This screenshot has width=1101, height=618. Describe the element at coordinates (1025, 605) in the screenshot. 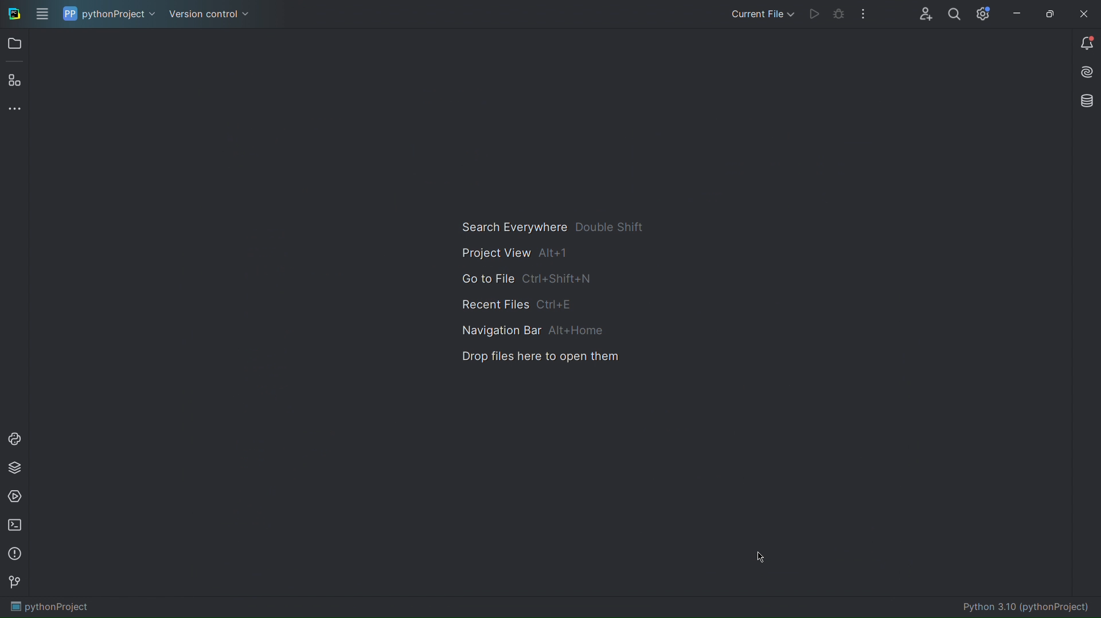

I see `Python 3.10 (pythonProject)` at that location.